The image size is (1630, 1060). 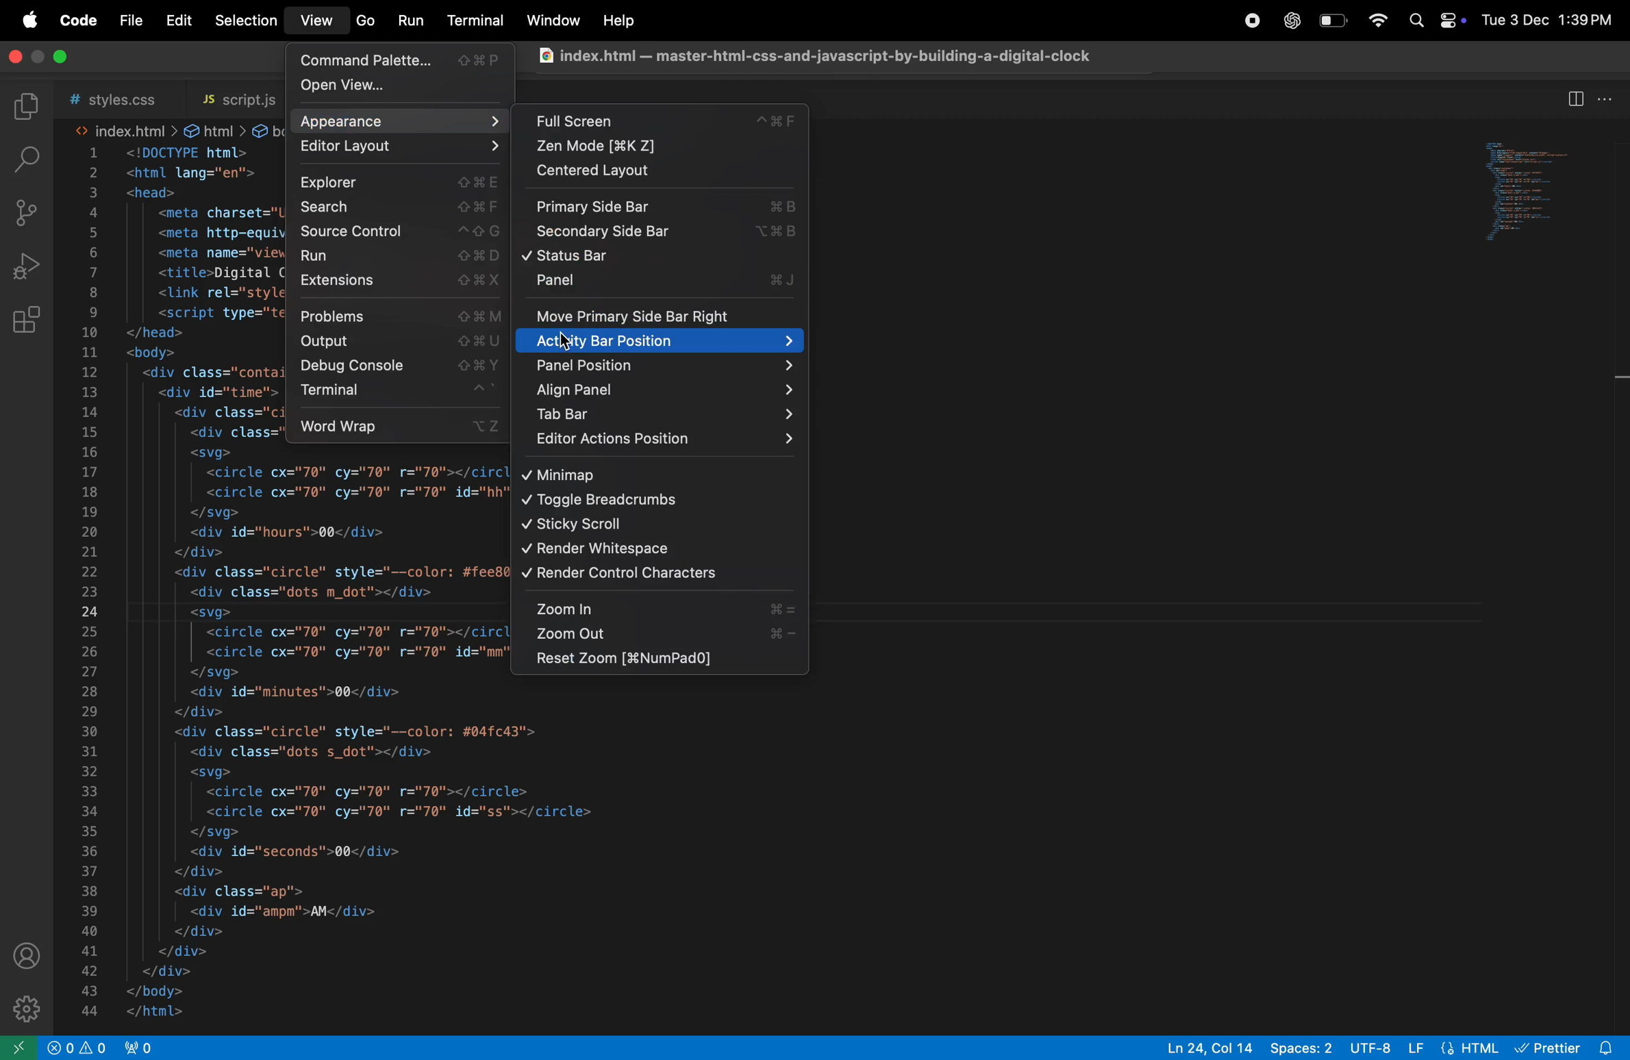 What do you see at coordinates (1372, 19) in the screenshot?
I see `wifi` at bounding box center [1372, 19].